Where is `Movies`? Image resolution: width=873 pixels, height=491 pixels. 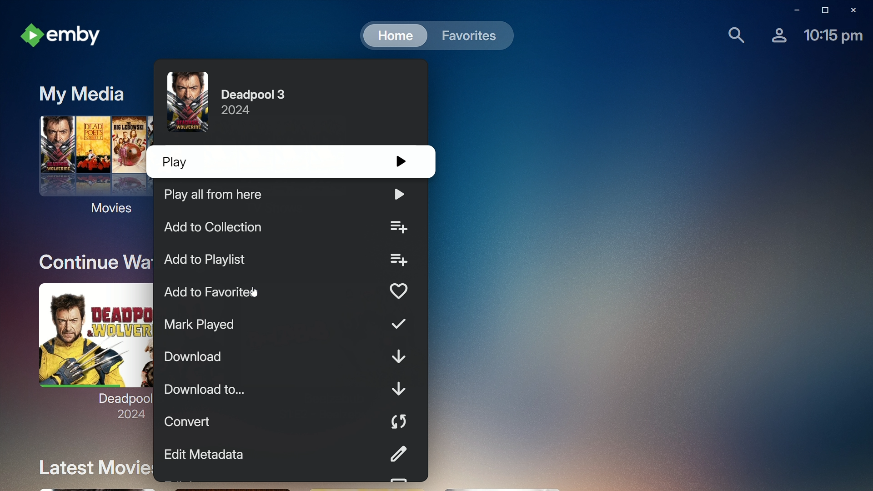
Movies is located at coordinates (94, 167).